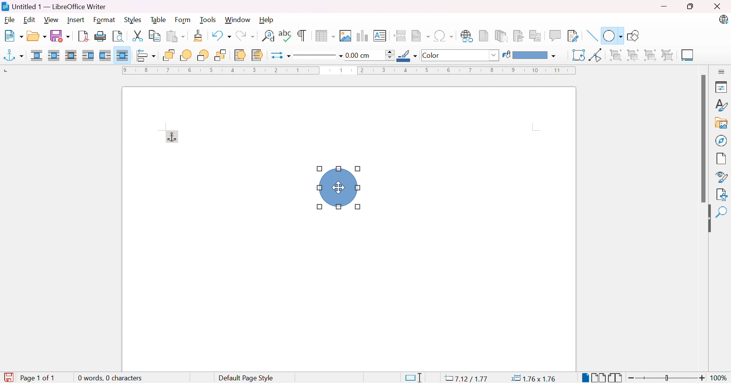  I want to click on Align objects, so click(147, 56).